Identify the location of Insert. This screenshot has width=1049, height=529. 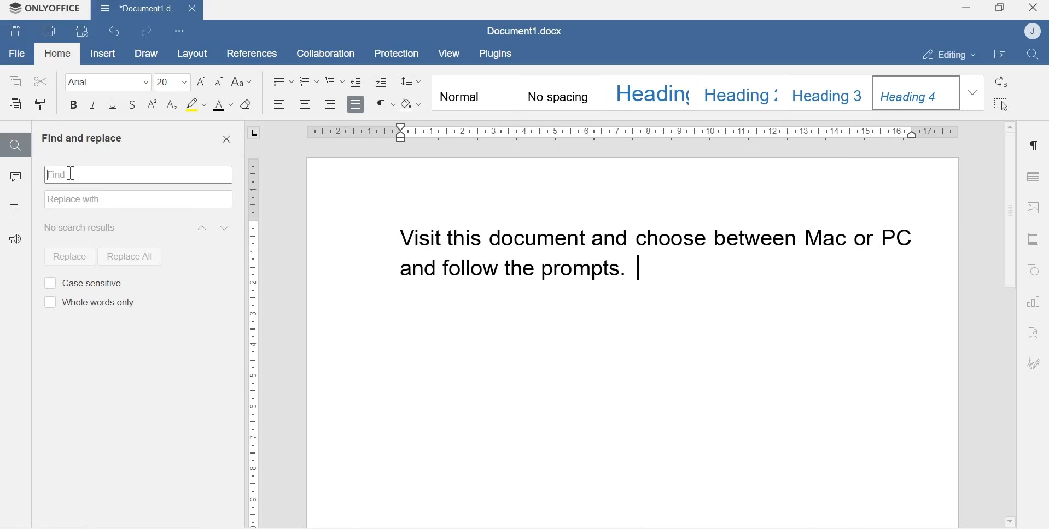
(101, 54).